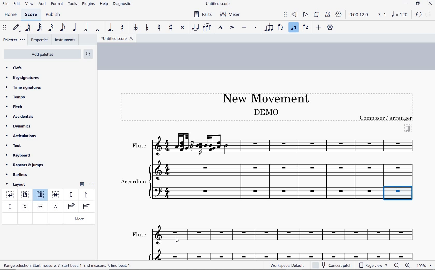  I want to click on zoom in, so click(409, 266).